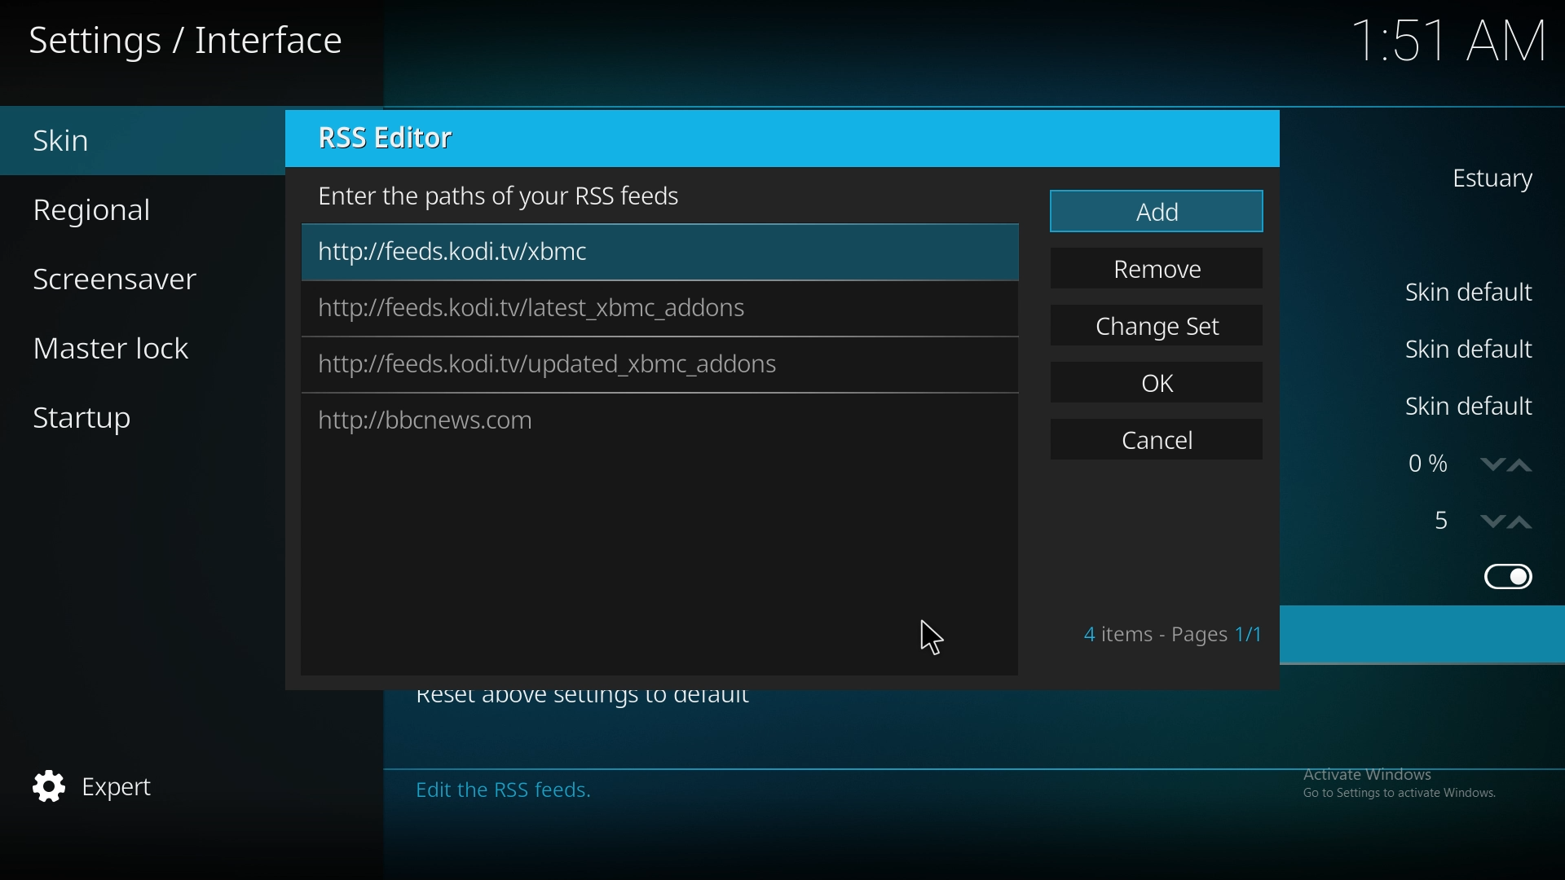 The width and height of the screenshot is (1565, 880). I want to click on Cursor, so click(936, 637).